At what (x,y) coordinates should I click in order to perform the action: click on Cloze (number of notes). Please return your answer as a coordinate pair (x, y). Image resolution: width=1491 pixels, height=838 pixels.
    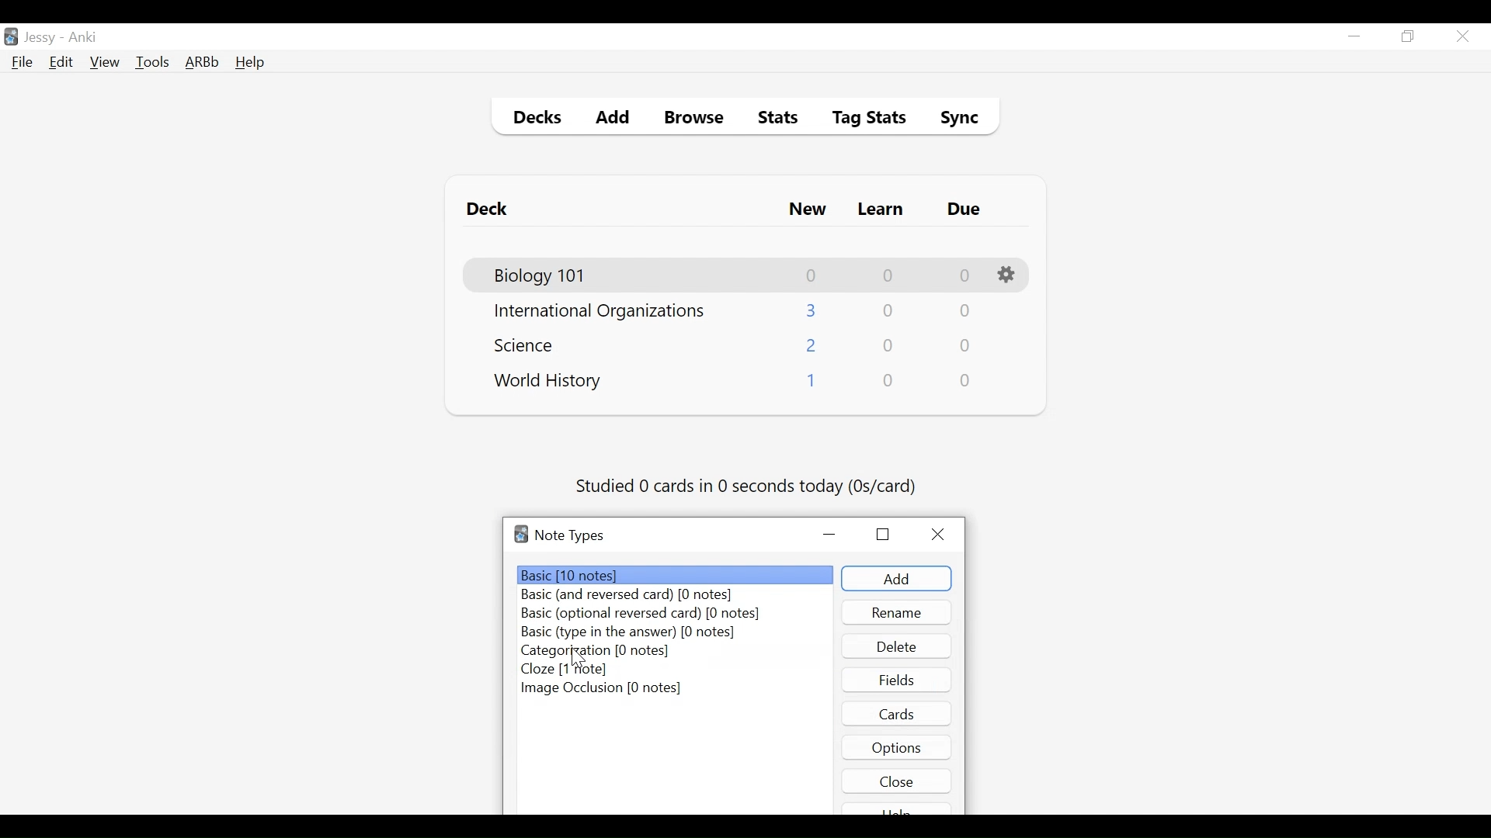
    Looking at the image, I should click on (569, 669).